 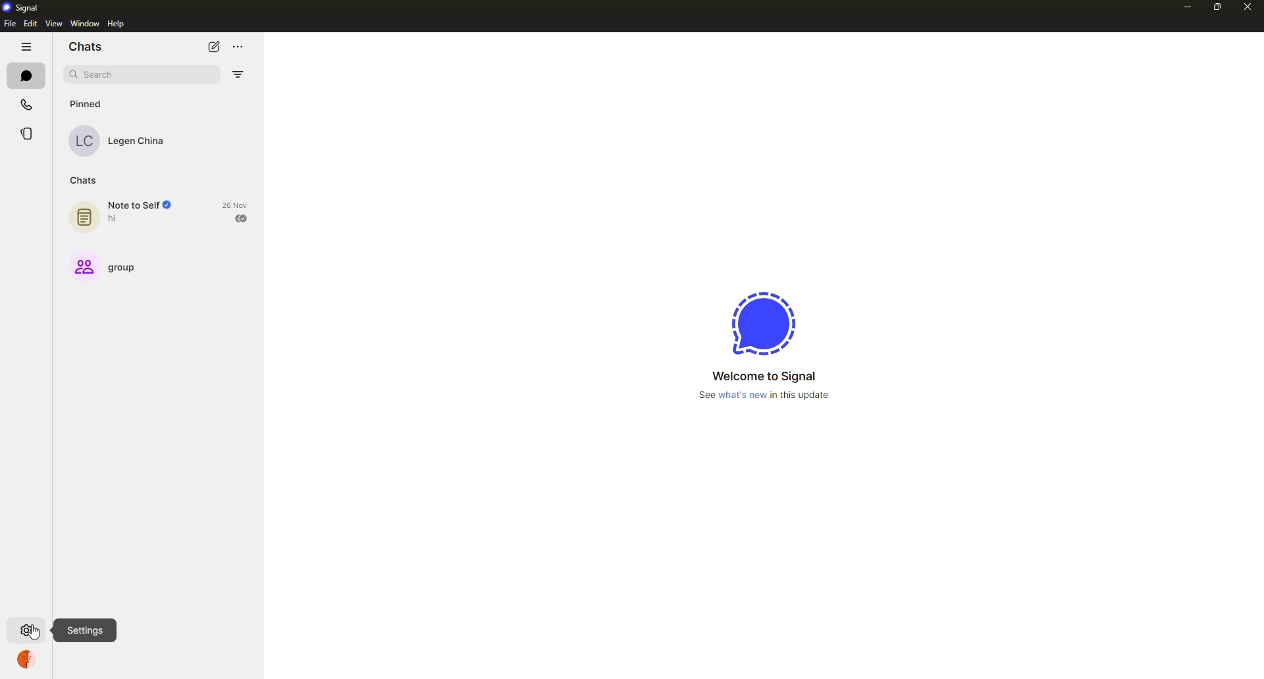 I want to click on settings, so click(x=28, y=630).